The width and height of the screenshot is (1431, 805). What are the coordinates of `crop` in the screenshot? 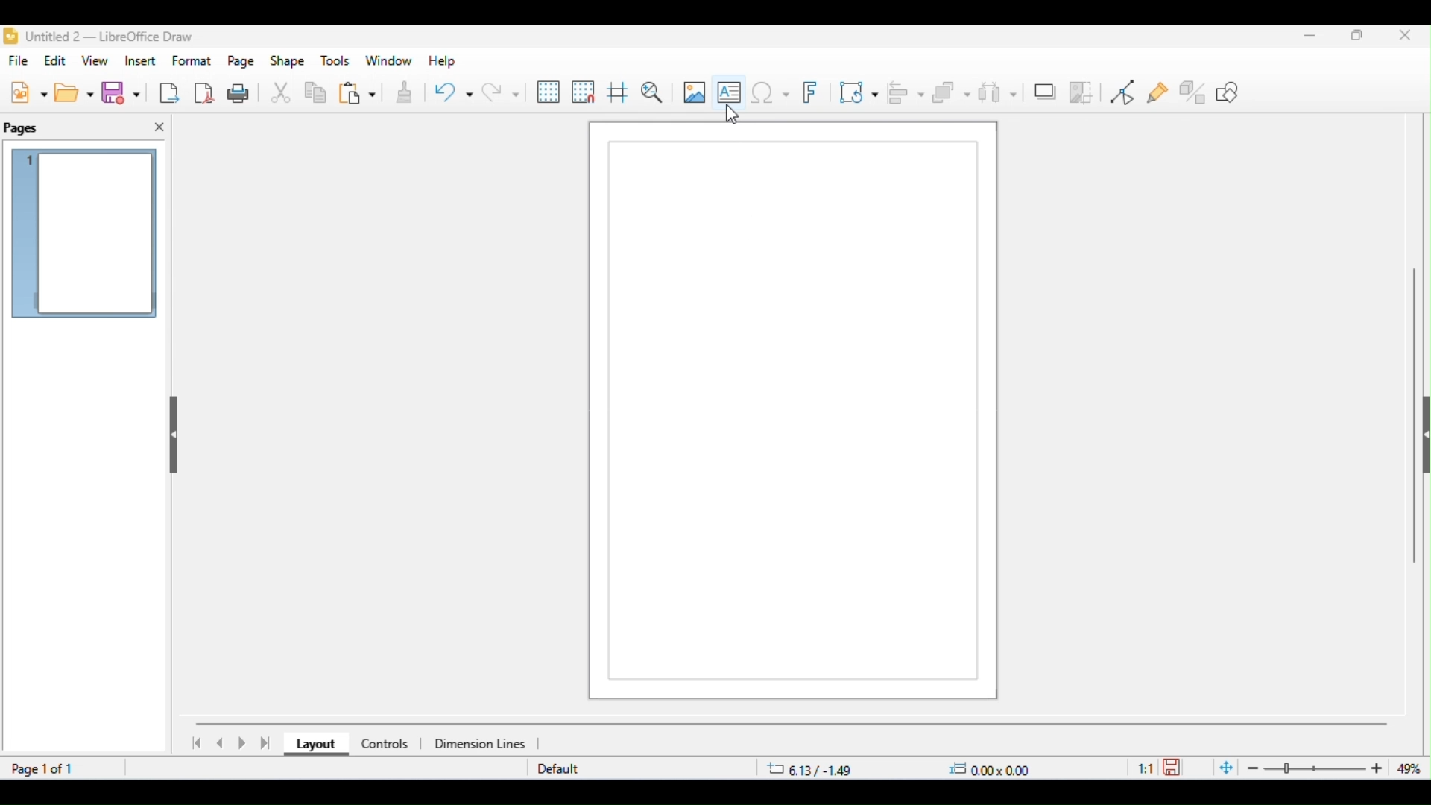 It's located at (1081, 92).